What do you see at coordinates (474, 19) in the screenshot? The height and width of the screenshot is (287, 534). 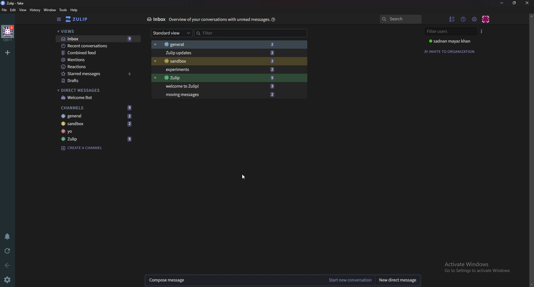 I see `settings` at bounding box center [474, 19].